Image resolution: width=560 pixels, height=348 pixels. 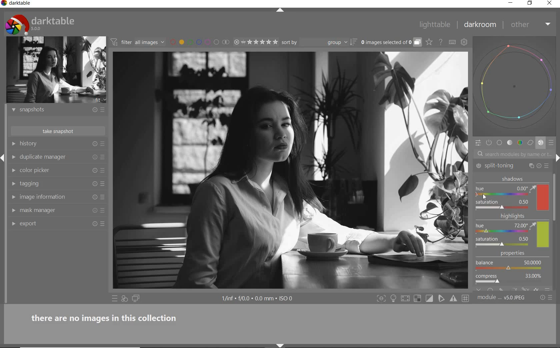 I want to click on open online help, so click(x=441, y=42).